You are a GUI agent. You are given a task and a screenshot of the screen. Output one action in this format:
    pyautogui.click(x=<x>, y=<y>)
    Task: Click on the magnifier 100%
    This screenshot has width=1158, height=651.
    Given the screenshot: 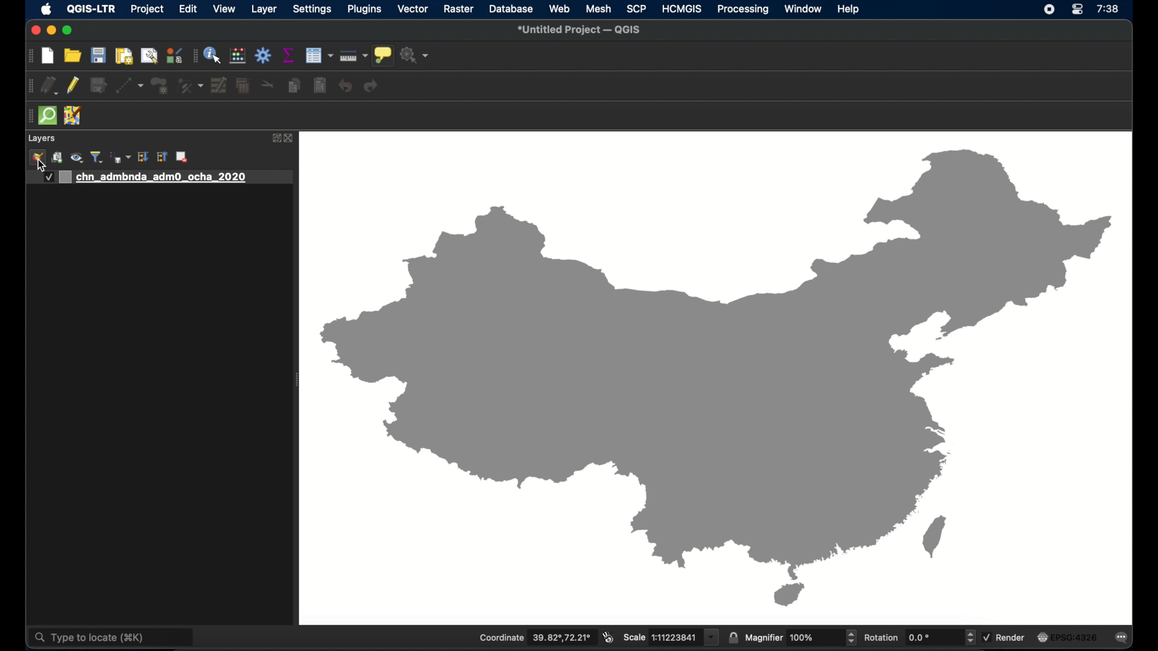 What is the action you would take?
    pyautogui.click(x=793, y=638)
    